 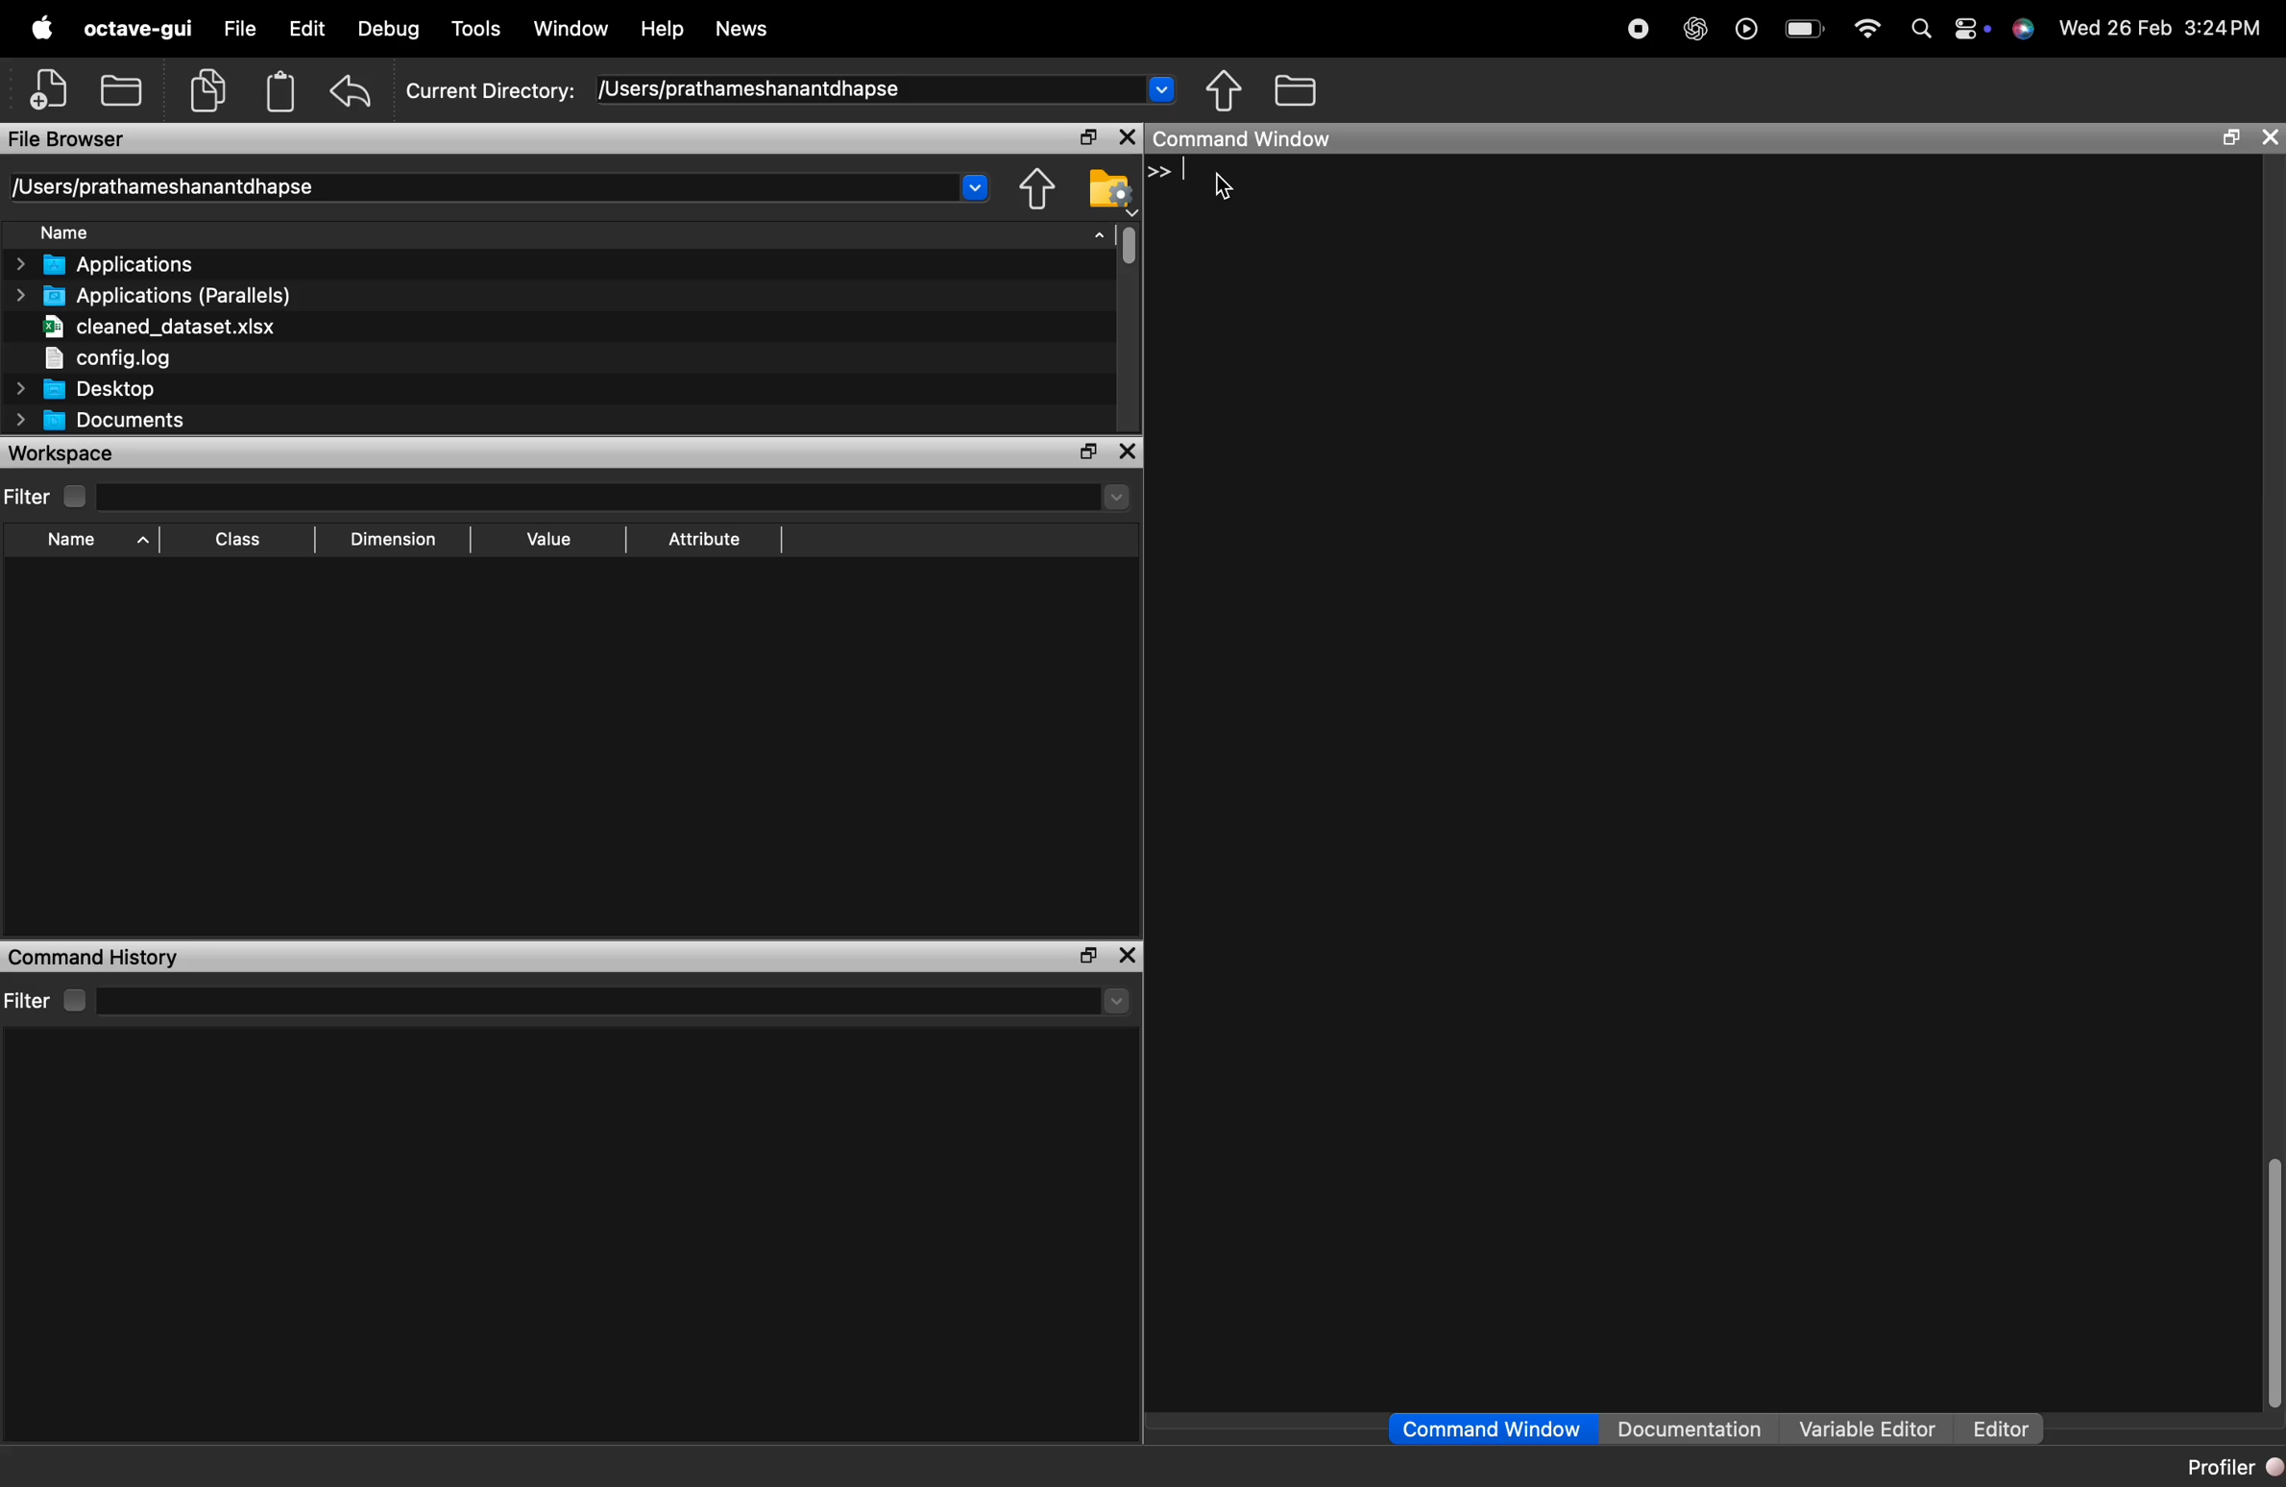 I want to click on Directory settings, so click(x=1109, y=186).